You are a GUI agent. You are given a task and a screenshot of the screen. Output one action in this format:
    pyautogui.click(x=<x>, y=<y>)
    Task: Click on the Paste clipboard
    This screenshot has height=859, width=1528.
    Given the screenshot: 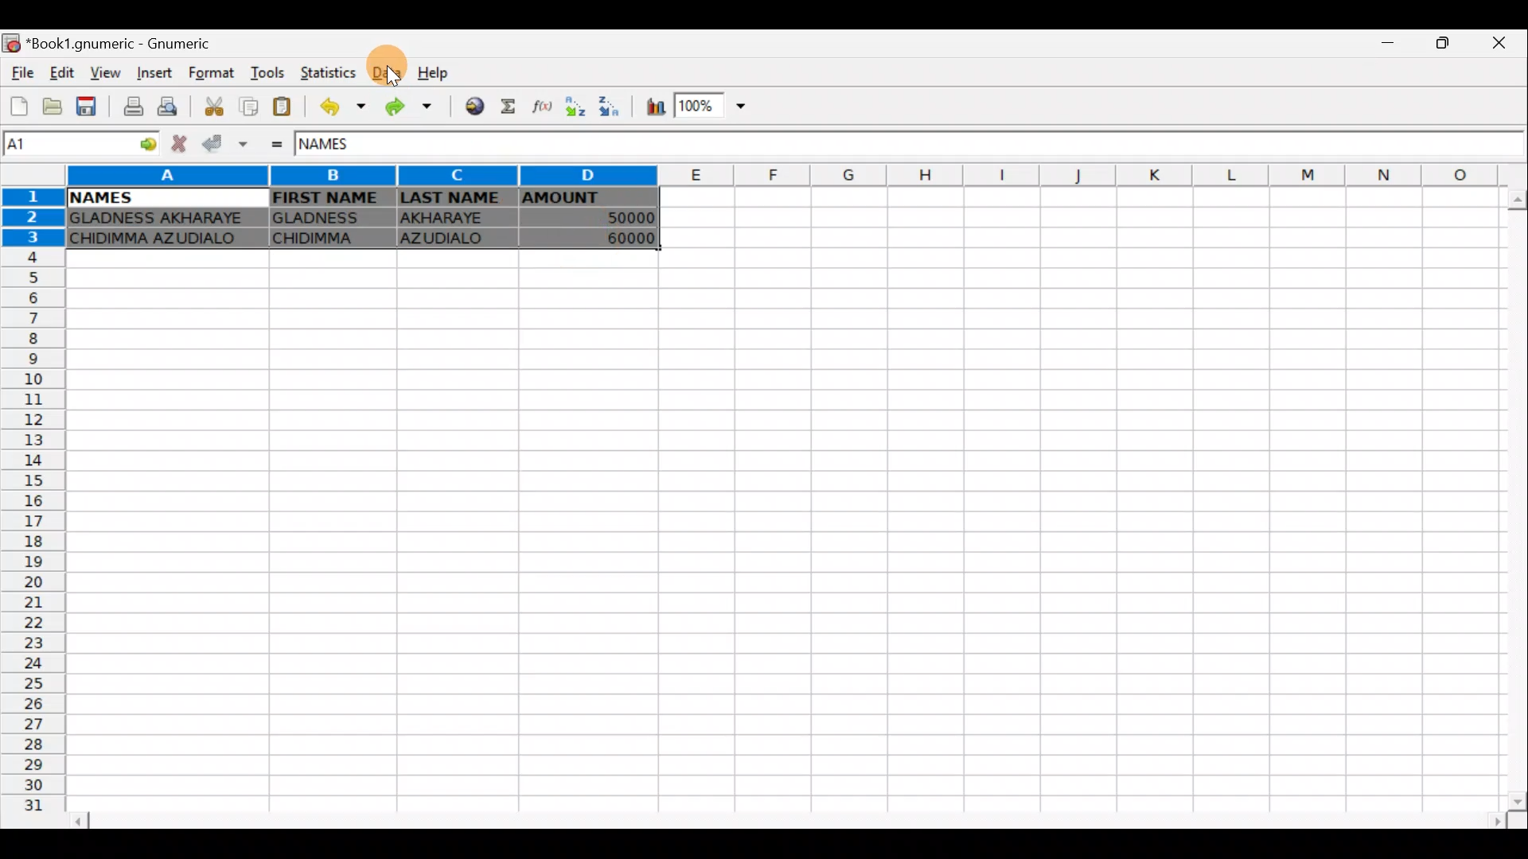 What is the action you would take?
    pyautogui.click(x=282, y=108)
    